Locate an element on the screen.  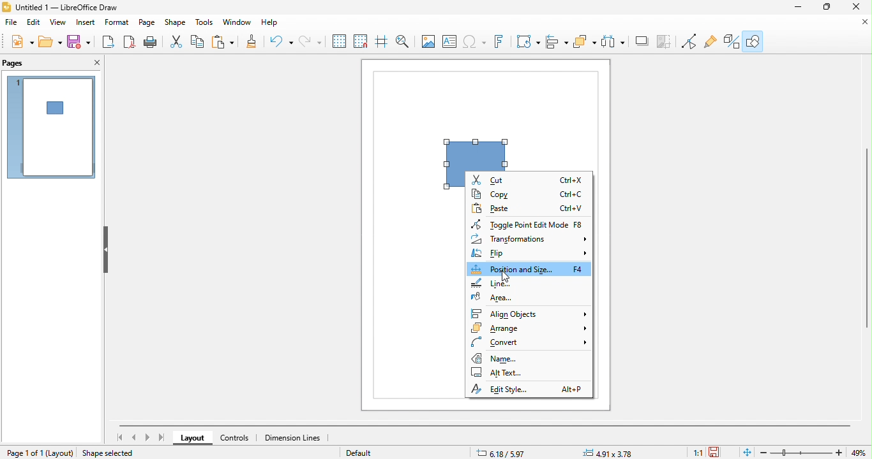
paste is located at coordinates (225, 42).